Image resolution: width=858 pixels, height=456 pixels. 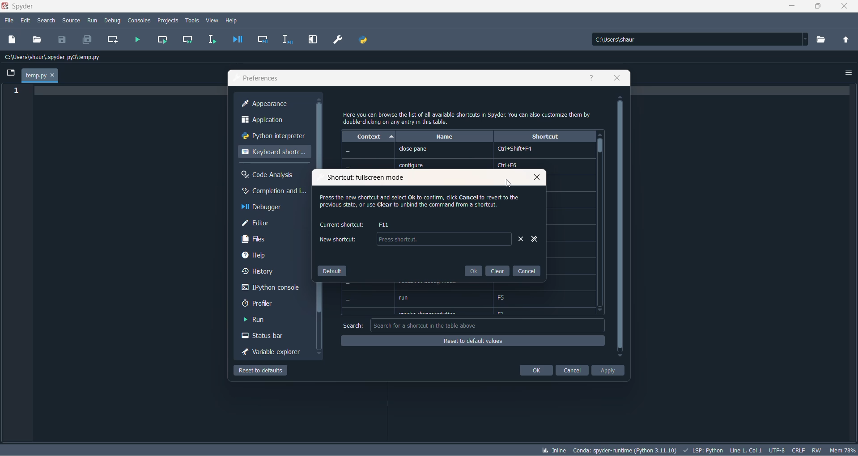 I want to click on run selection, so click(x=211, y=40).